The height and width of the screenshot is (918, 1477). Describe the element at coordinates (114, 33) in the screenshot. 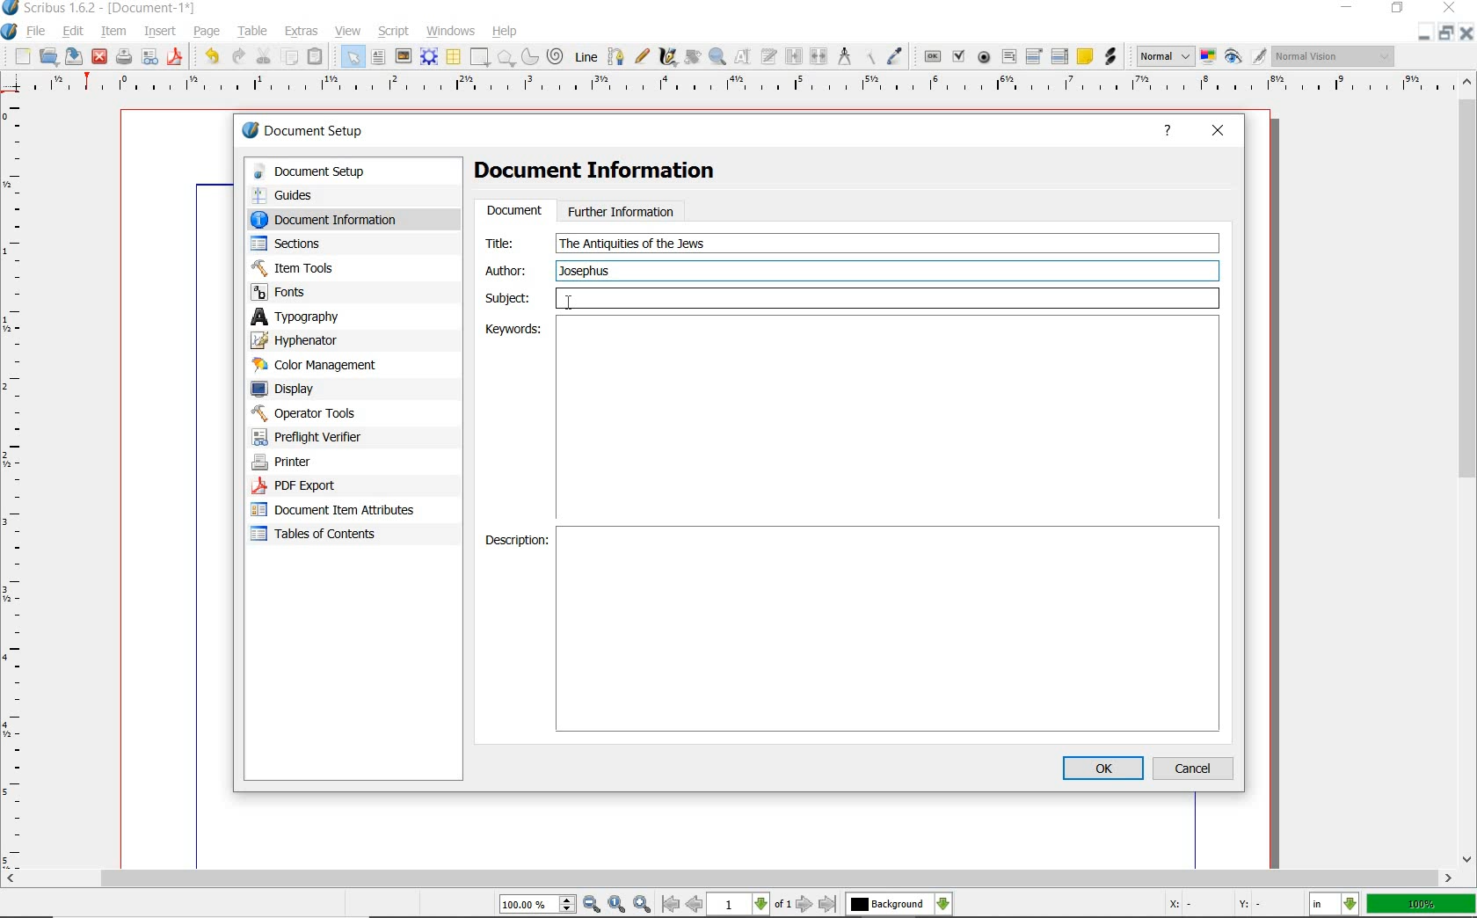

I see `item` at that location.